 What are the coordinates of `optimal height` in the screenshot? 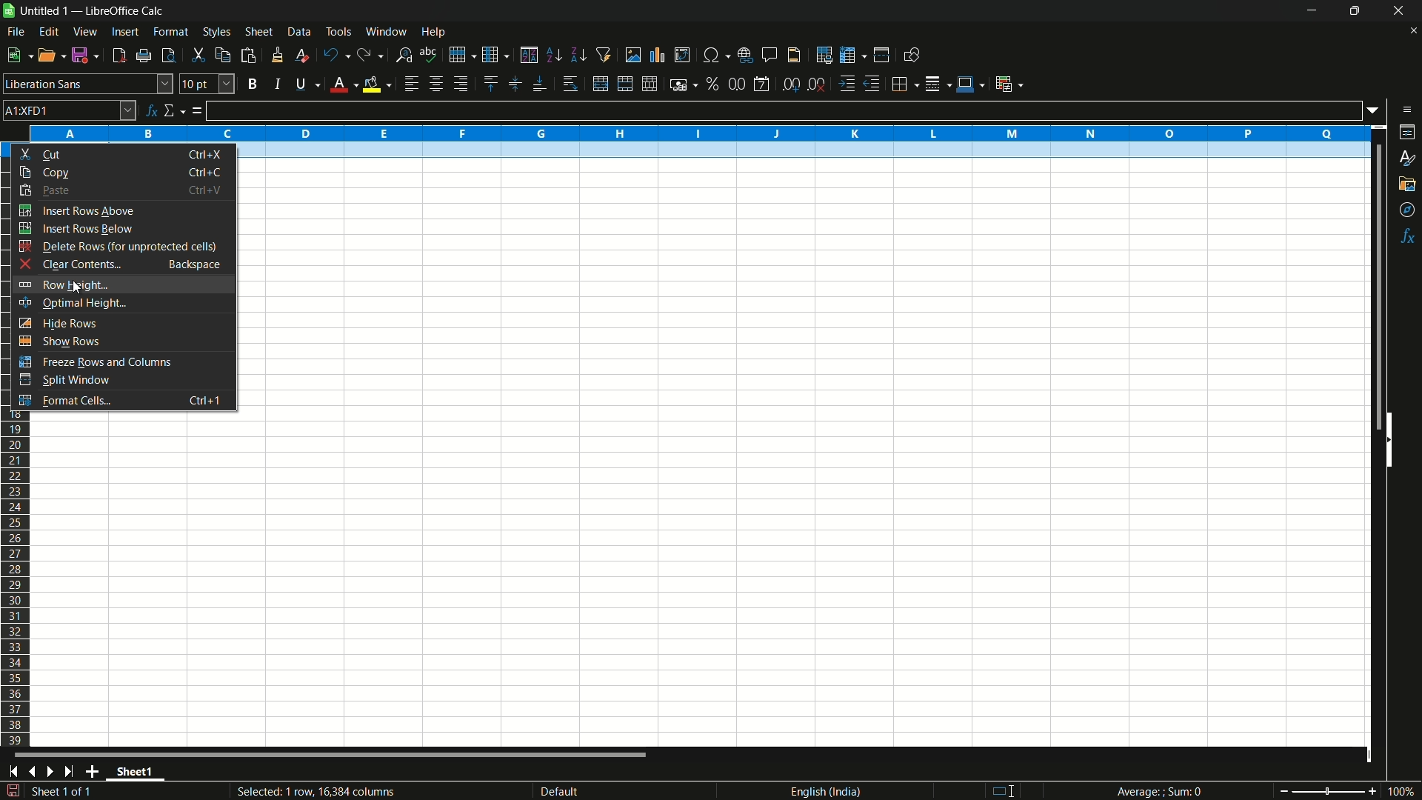 It's located at (121, 303).